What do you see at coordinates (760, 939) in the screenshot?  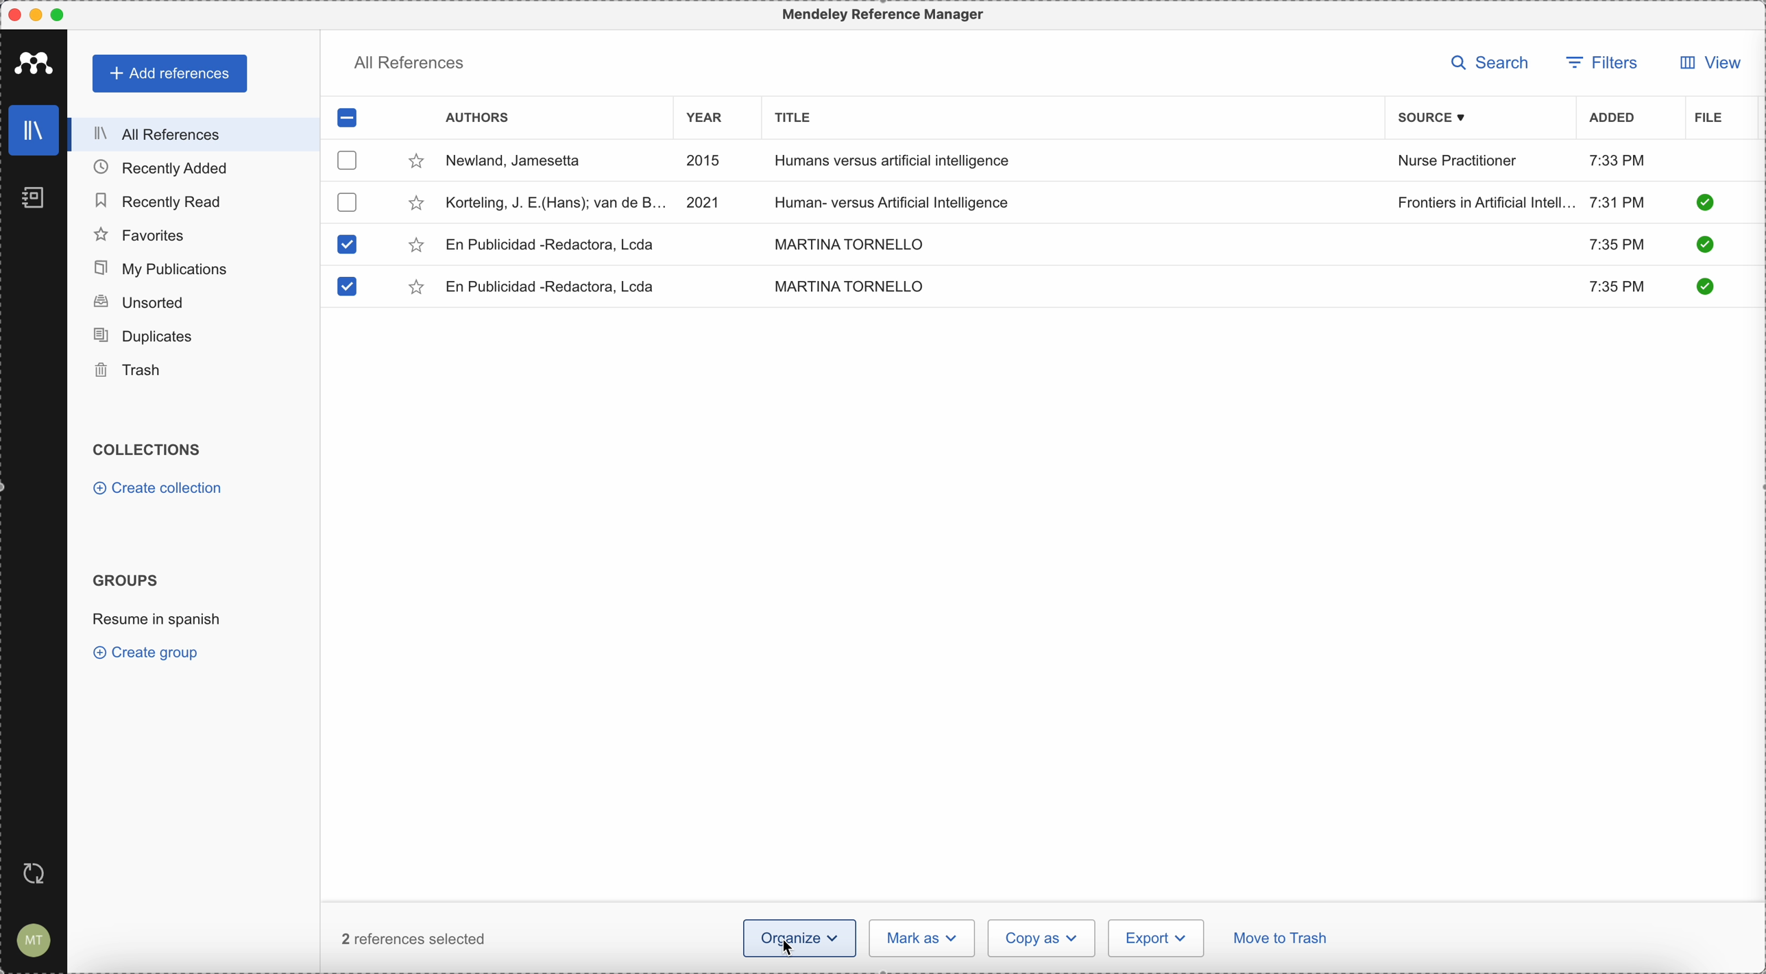 I see `organize` at bounding box center [760, 939].